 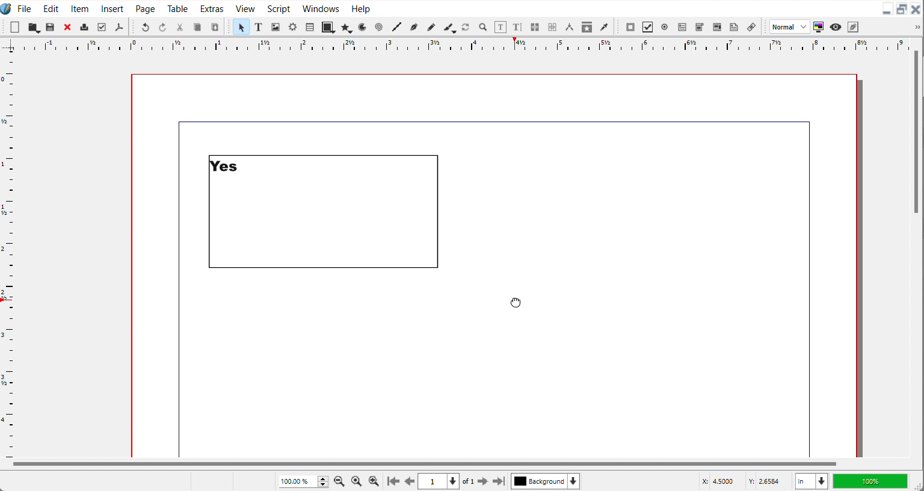 What do you see at coordinates (790, 26) in the screenshot?
I see `Image preview quality` at bounding box center [790, 26].